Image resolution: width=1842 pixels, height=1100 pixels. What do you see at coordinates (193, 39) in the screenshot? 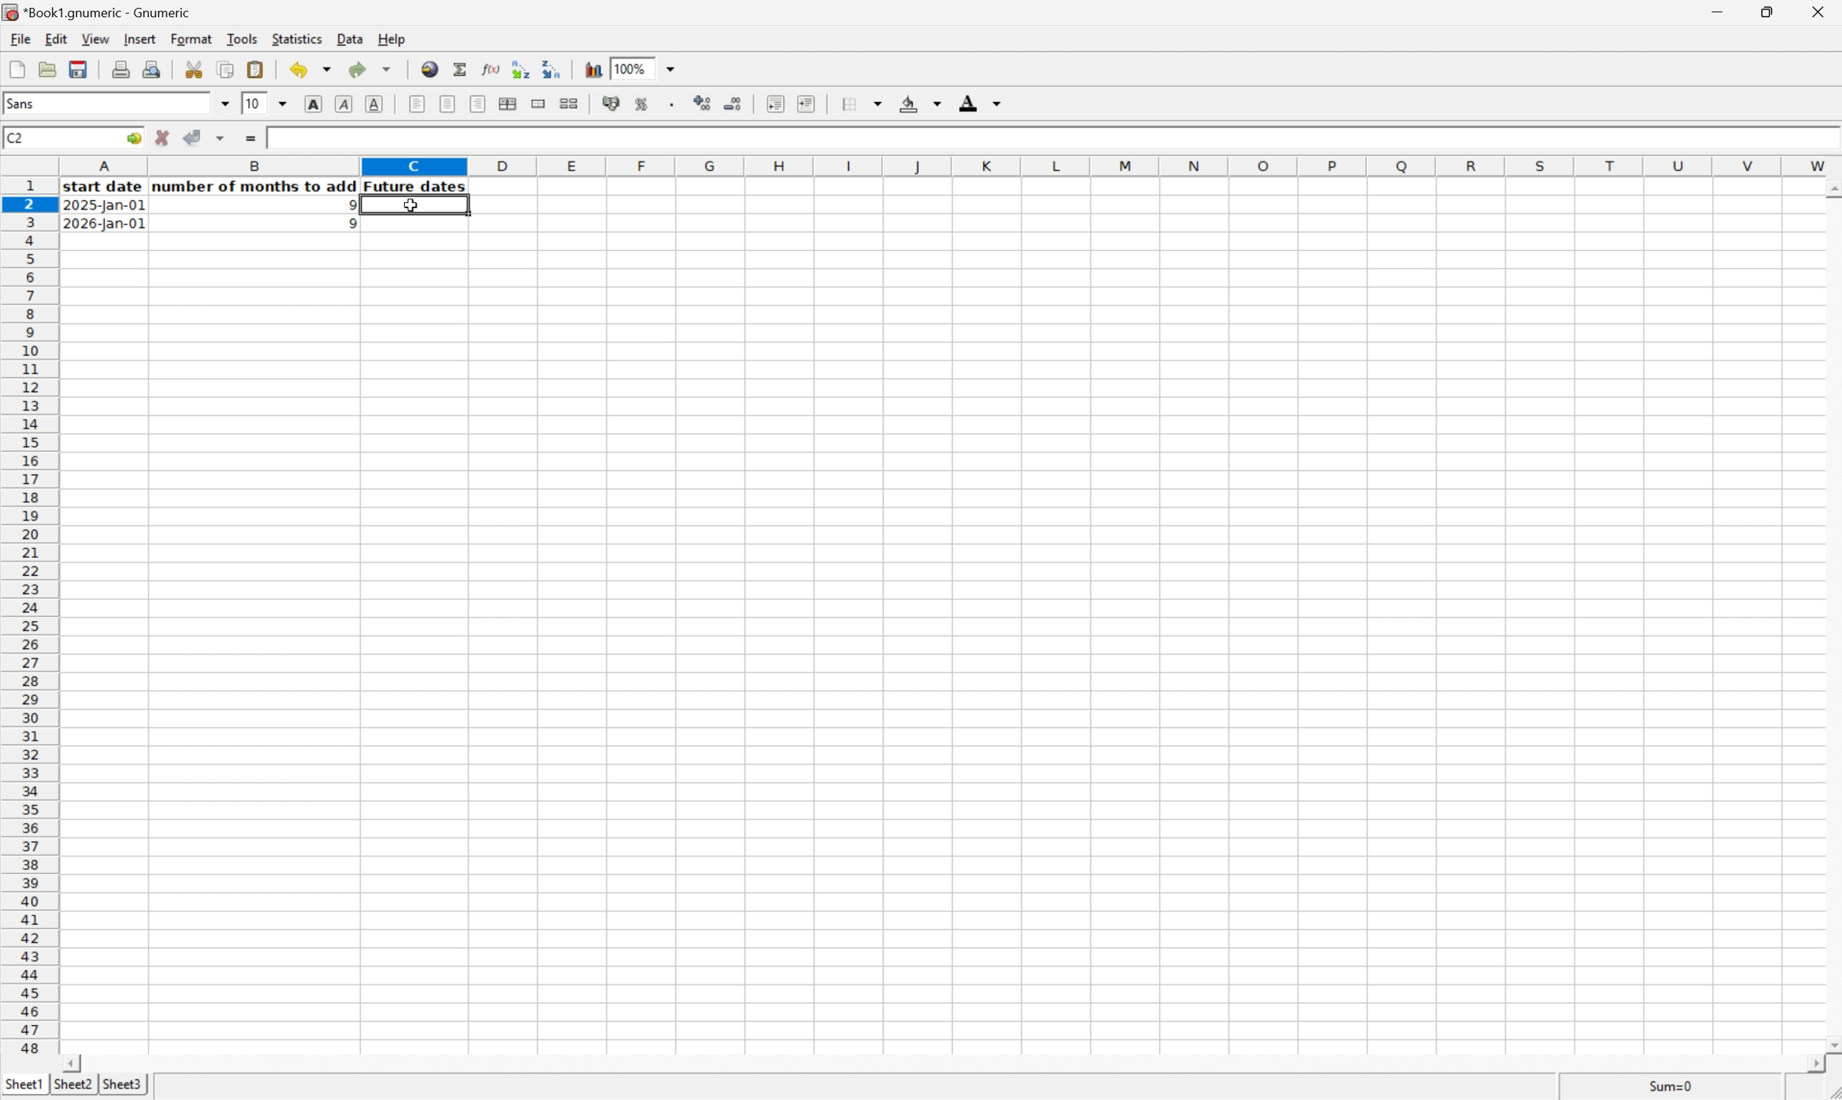
I see `Format` at bounding box center [193, 39].